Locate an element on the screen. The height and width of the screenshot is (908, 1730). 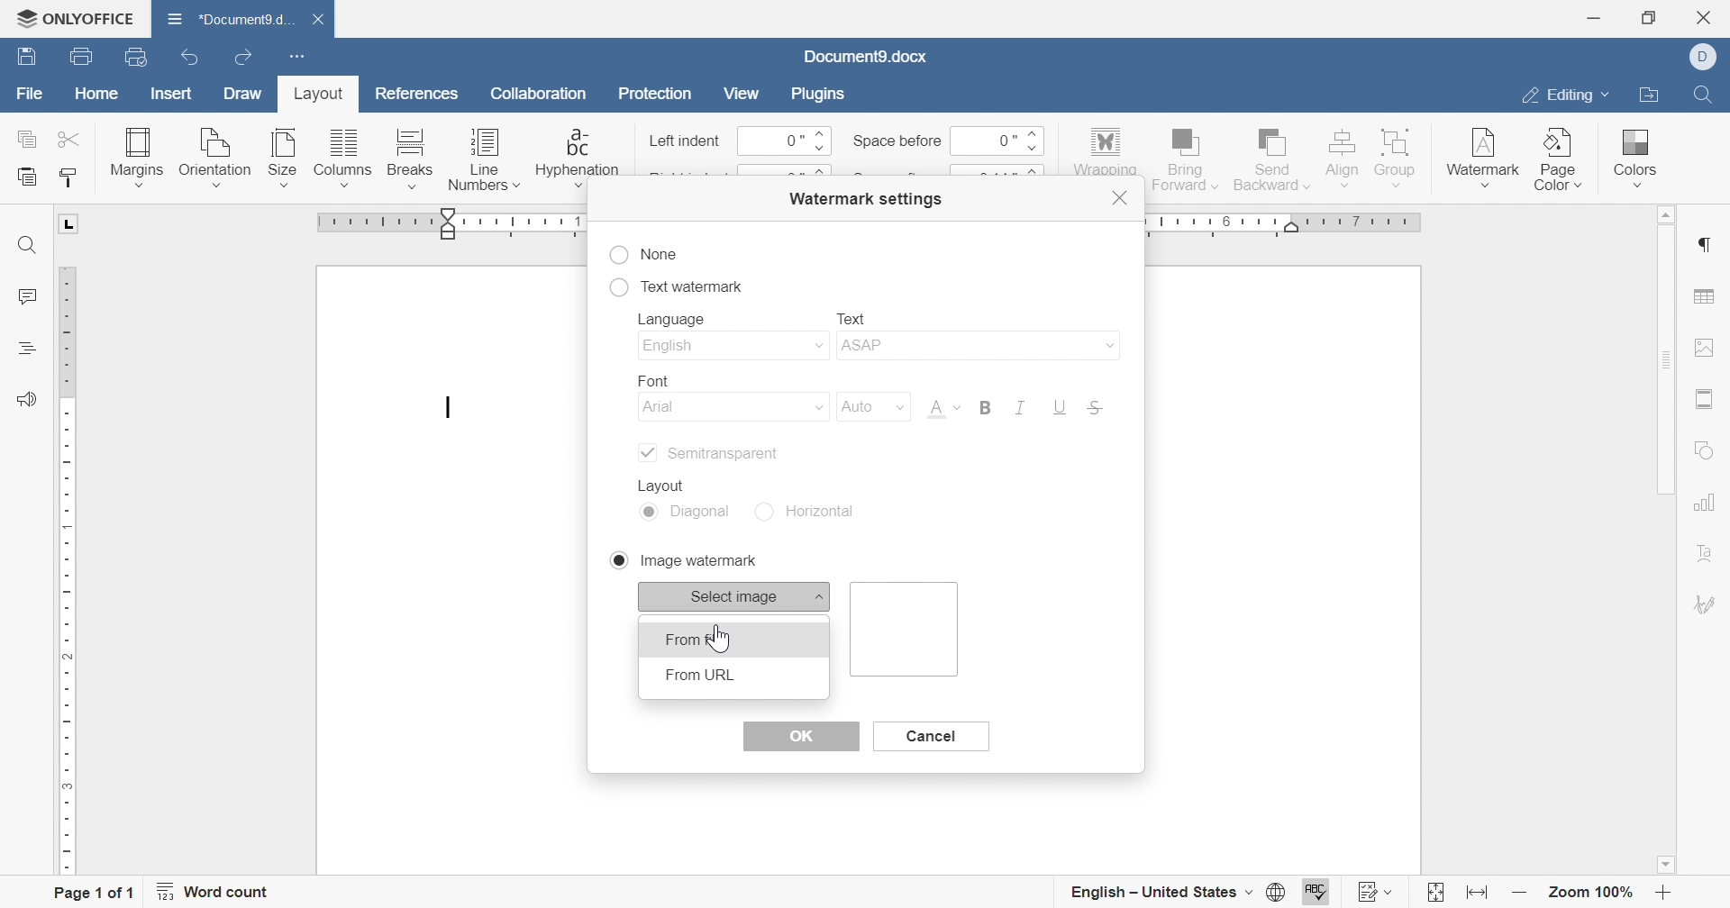
from file is located at coordinates (700, 638).